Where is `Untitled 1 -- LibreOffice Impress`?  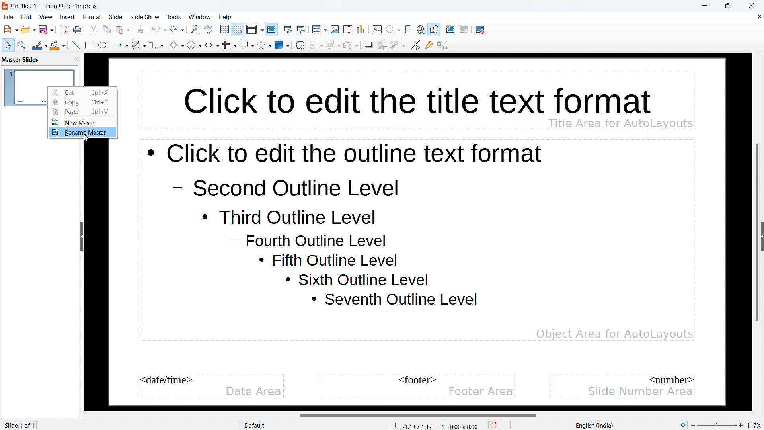 Untitled 1 -- LibreOffice Impress is located at coordinates (55, 6).